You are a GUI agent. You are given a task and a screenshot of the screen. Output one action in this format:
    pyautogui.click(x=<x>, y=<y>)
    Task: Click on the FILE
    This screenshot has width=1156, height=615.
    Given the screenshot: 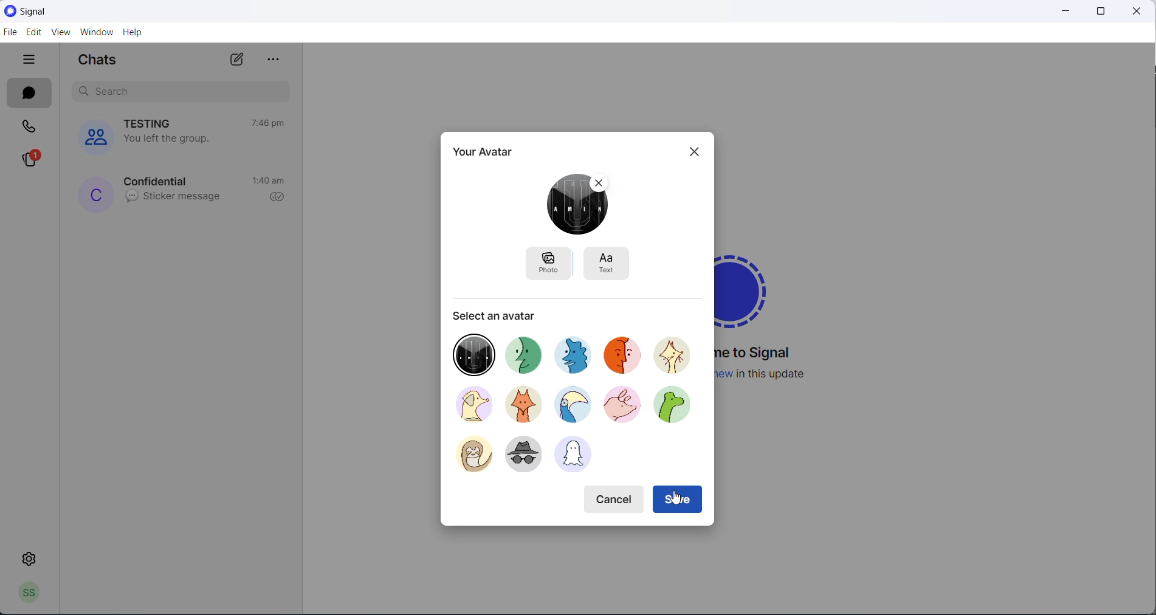 What is the action you would take?
    pyautogui.click(x=9, y=32)
    